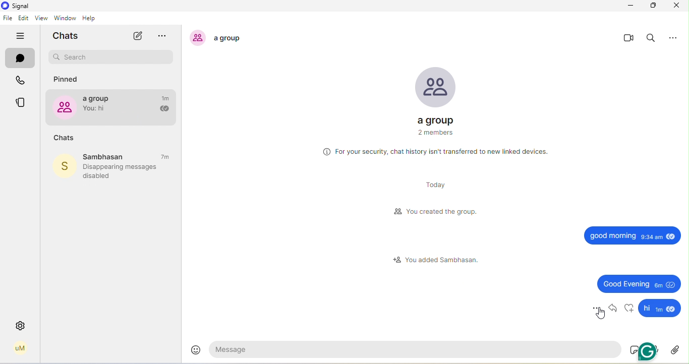 Image resolution: width=689 pixels, height=364 pixels. I want to click on reply, so click(613, 308).